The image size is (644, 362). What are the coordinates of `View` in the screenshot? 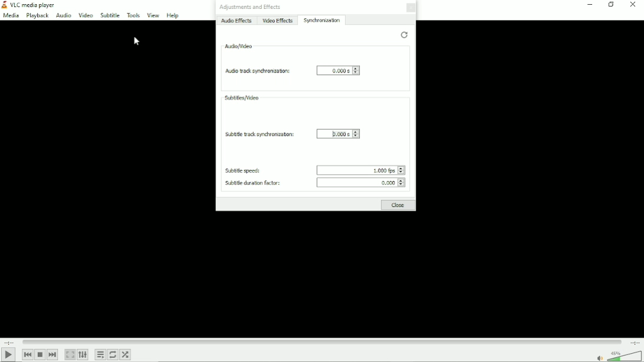 It's located at (154, 15).